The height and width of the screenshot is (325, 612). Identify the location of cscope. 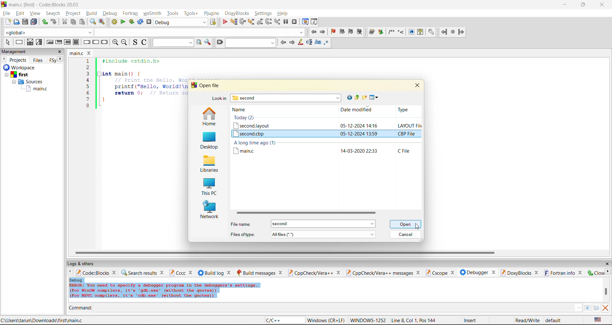
(436, 272).